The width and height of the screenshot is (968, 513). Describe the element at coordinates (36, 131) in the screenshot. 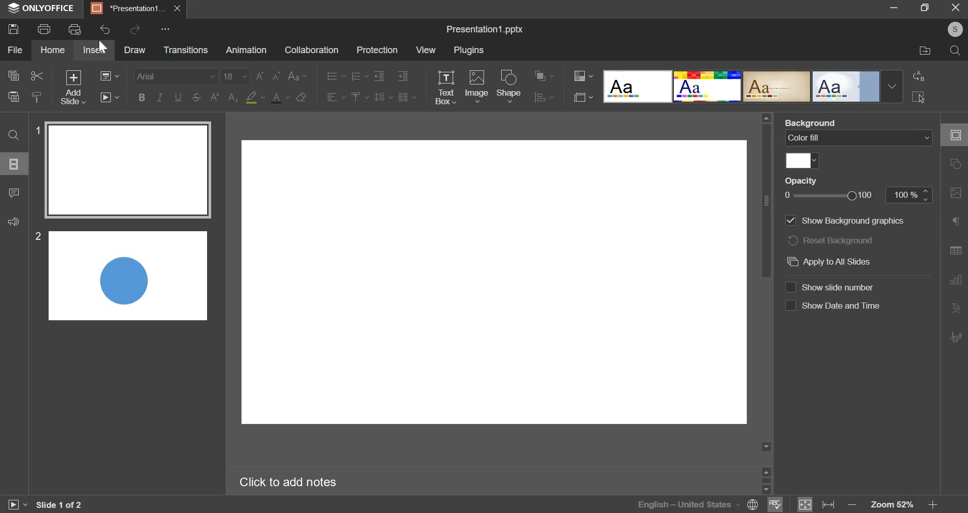

I see `1` at that location.